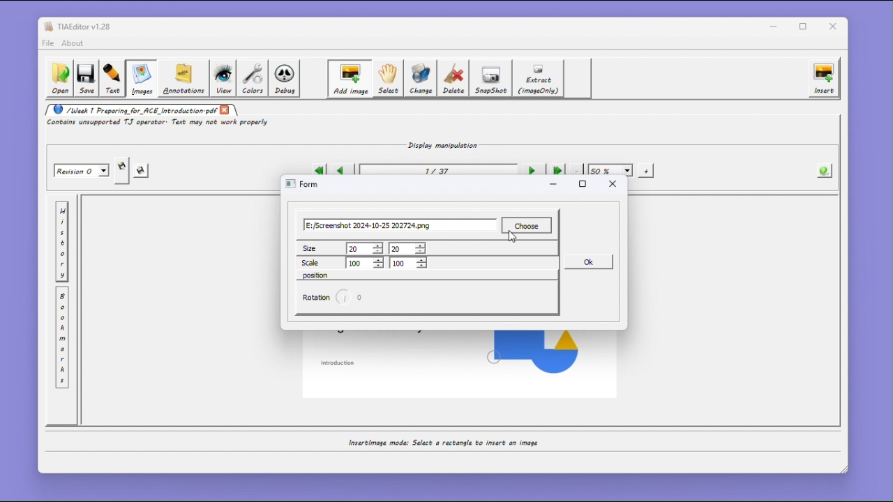 This screenshot has width=893, height=502. Describe the element at coordinates (286, 79) in the screenshot. I see `Debug` at that location.